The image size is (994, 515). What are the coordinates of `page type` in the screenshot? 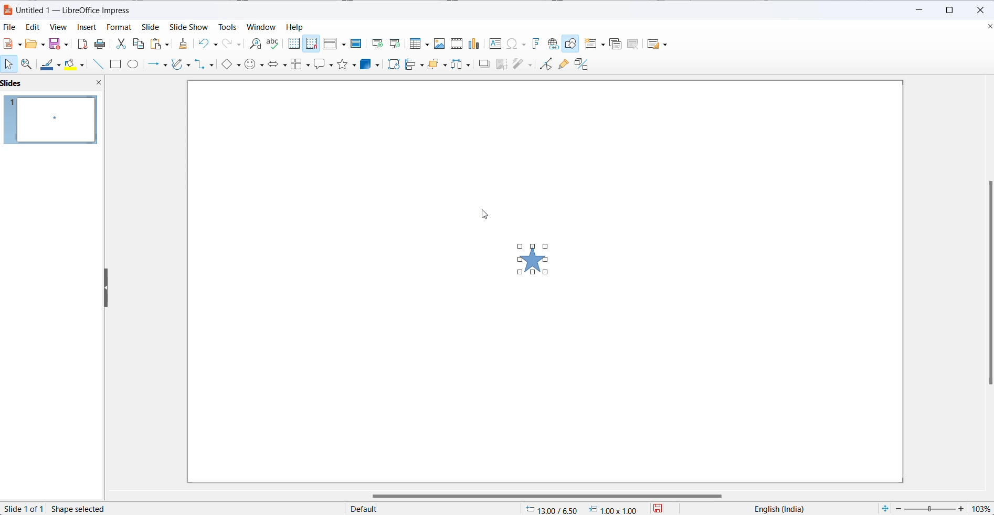 It's located at (432, 509).